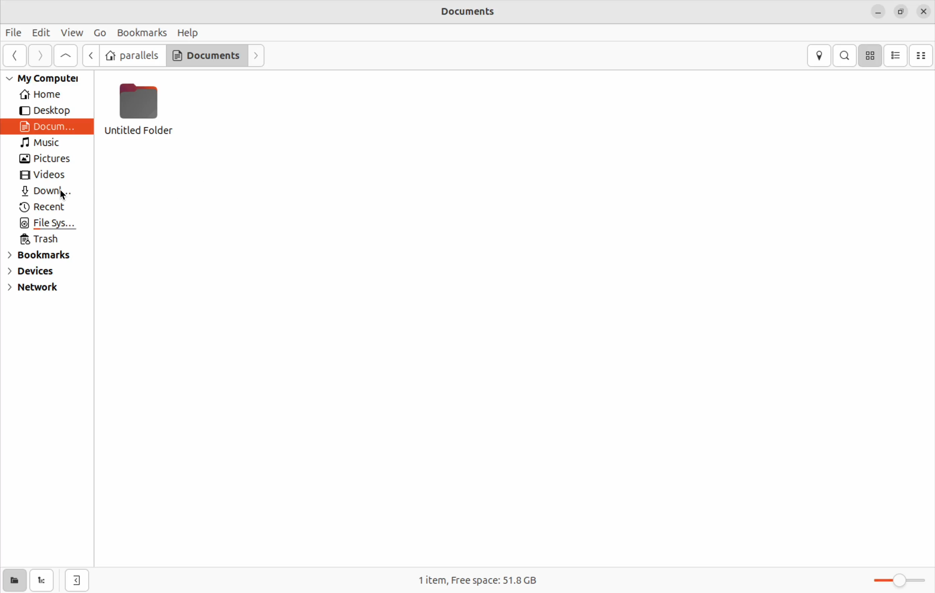  What do you see at coordinates (819, 54) in the screenshot?
I see `location` at bounding box center [819, 54].